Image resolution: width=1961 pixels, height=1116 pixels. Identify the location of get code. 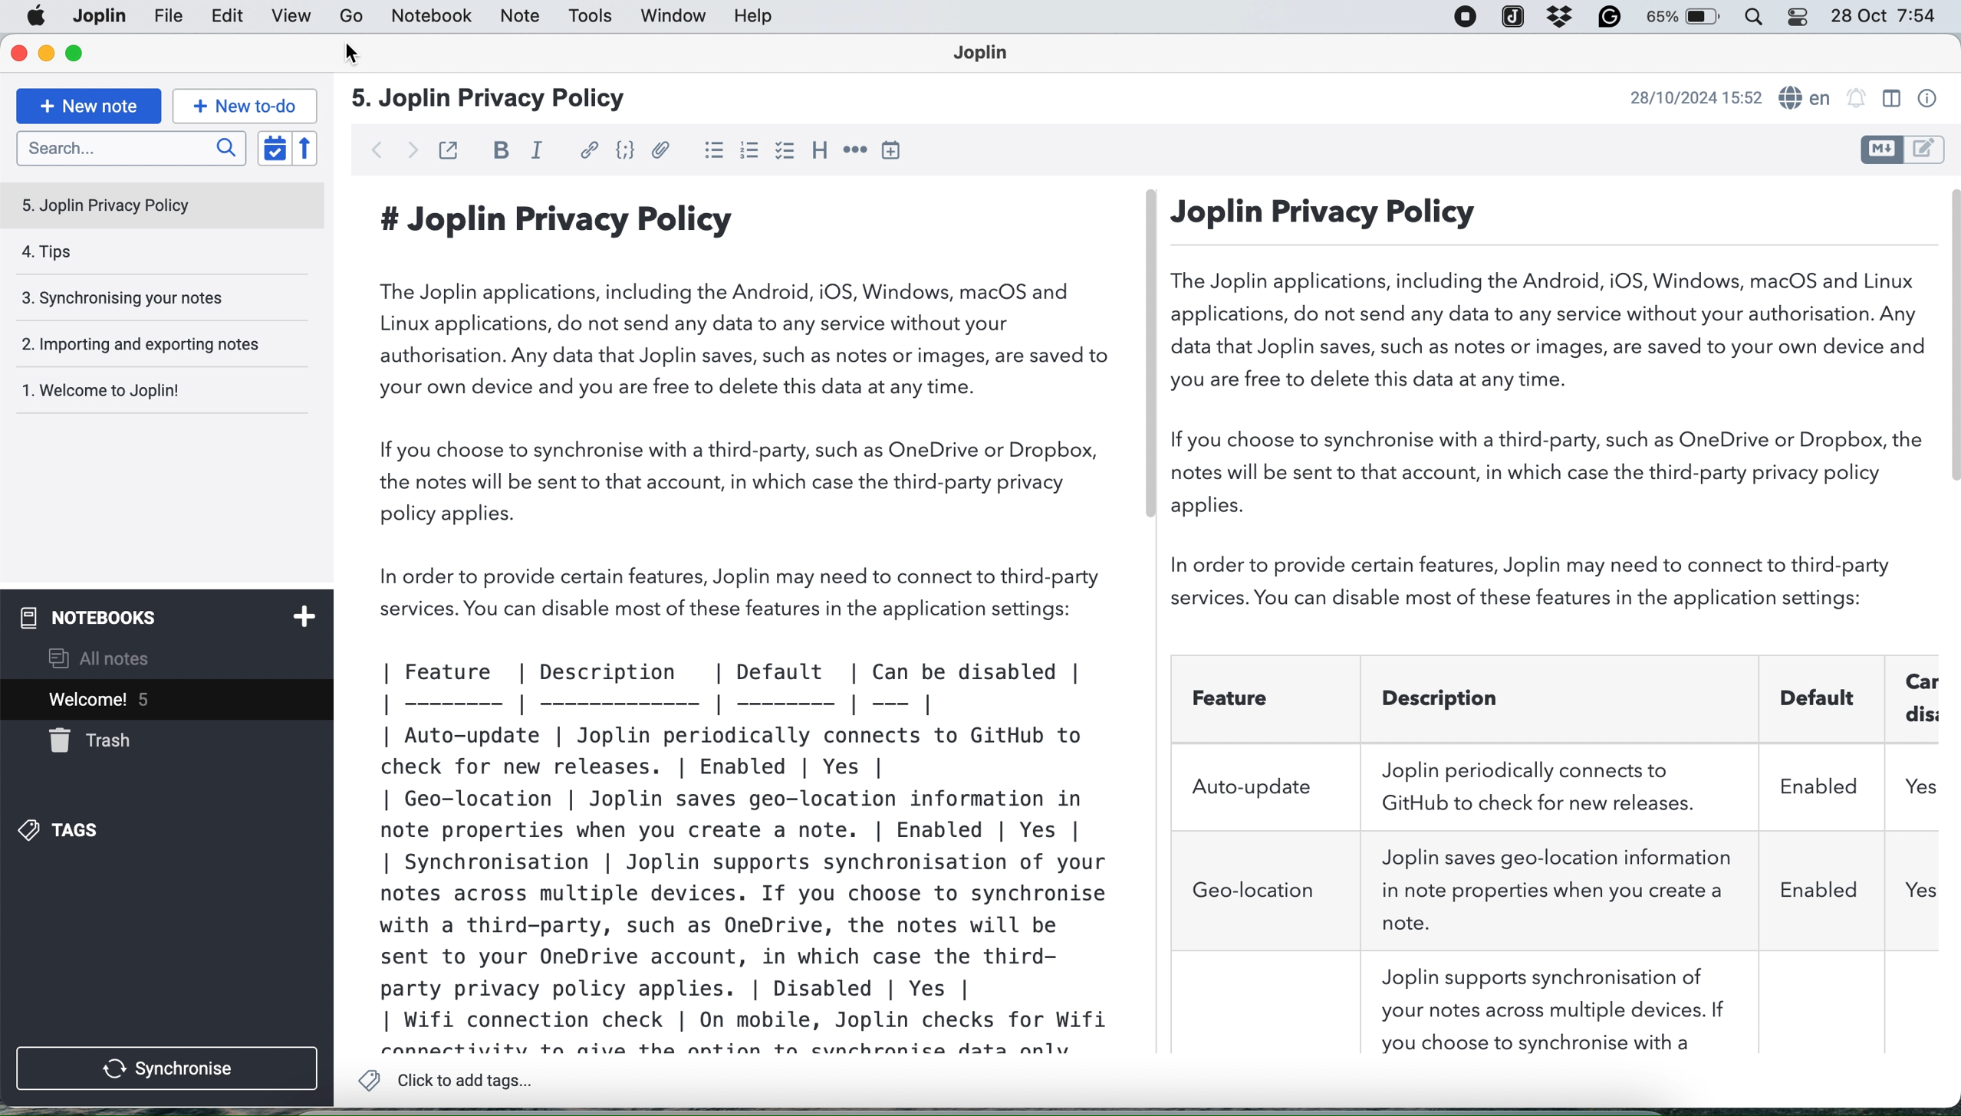
(621, 149).